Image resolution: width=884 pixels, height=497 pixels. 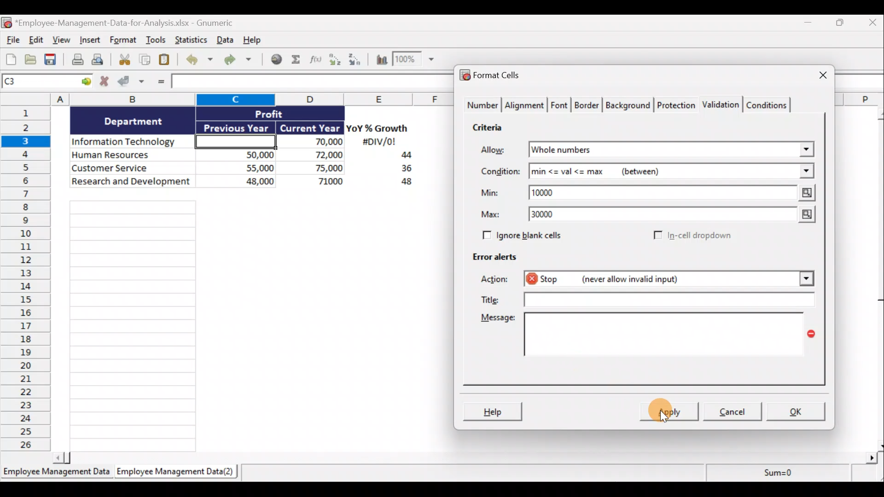 I want to click on 36, so click(x=403, y=170).